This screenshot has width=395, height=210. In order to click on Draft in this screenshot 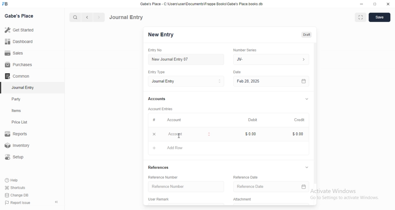, I will do `click(306, 35)`.